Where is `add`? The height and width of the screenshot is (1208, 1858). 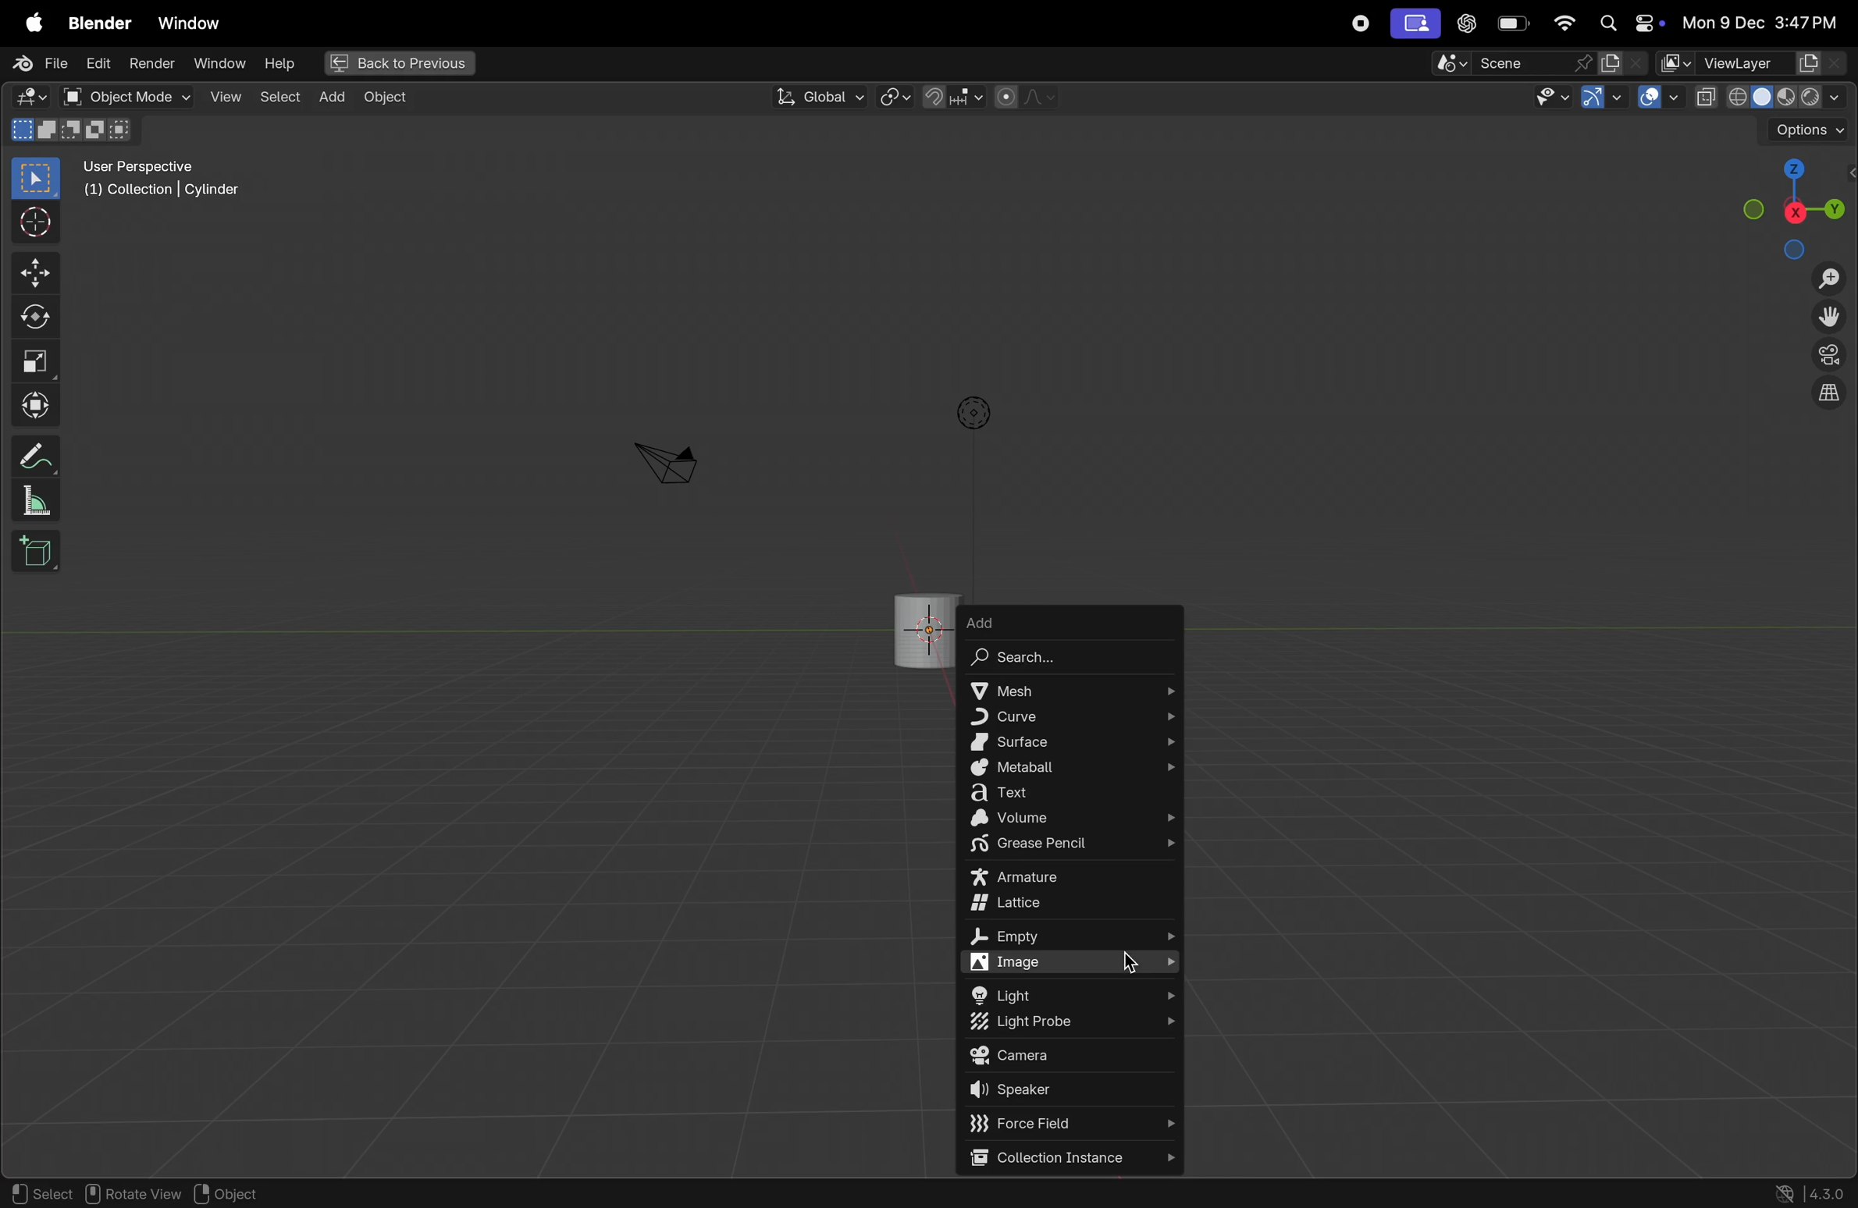
add is located at coordinates (331, 98).